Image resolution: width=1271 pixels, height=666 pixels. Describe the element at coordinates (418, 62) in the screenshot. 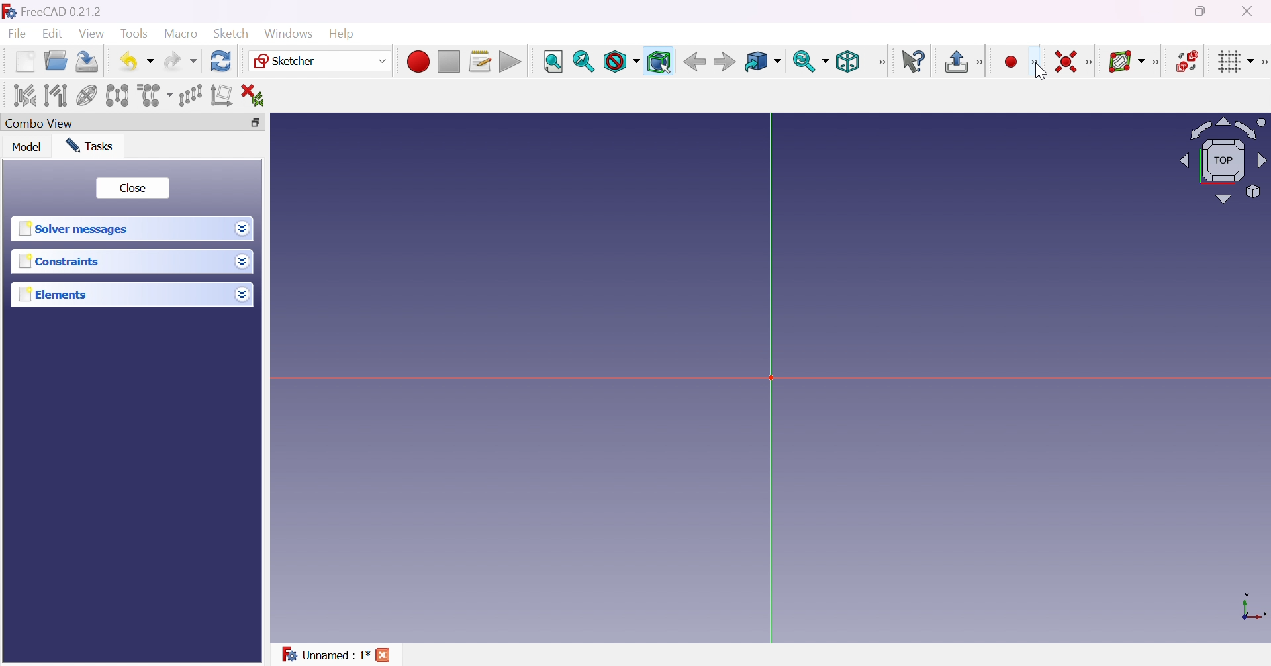

I see `Macro recording...` at that location.